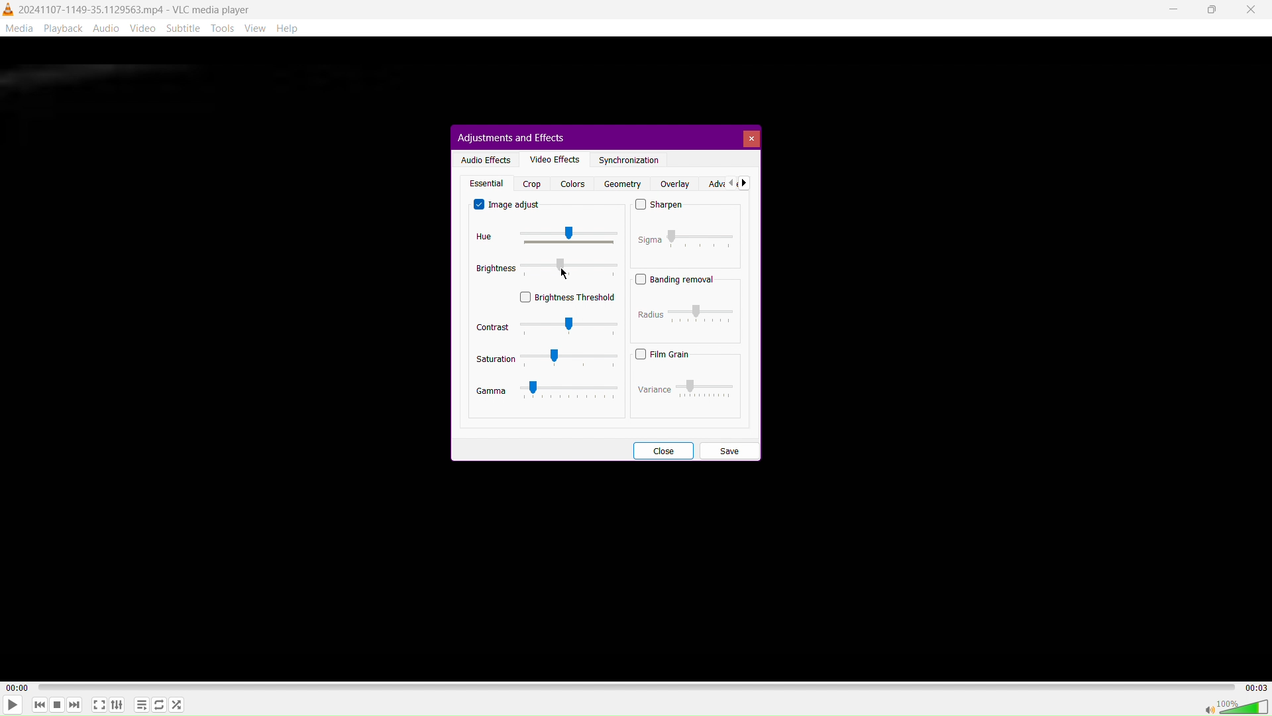  Describe the element at coordinates (660, 206) in the screenshot. I see `Sharpen` at that location.